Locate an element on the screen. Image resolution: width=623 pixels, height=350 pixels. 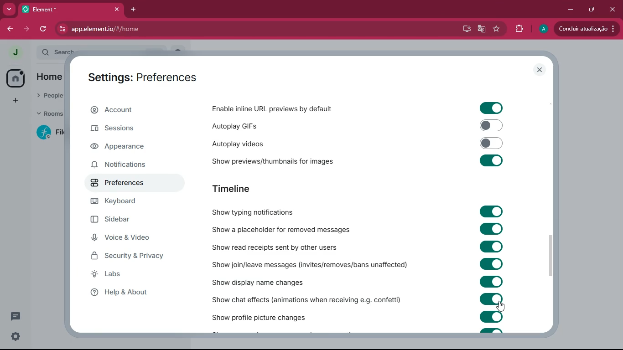
profile picture is located at coordinates (542, 29).